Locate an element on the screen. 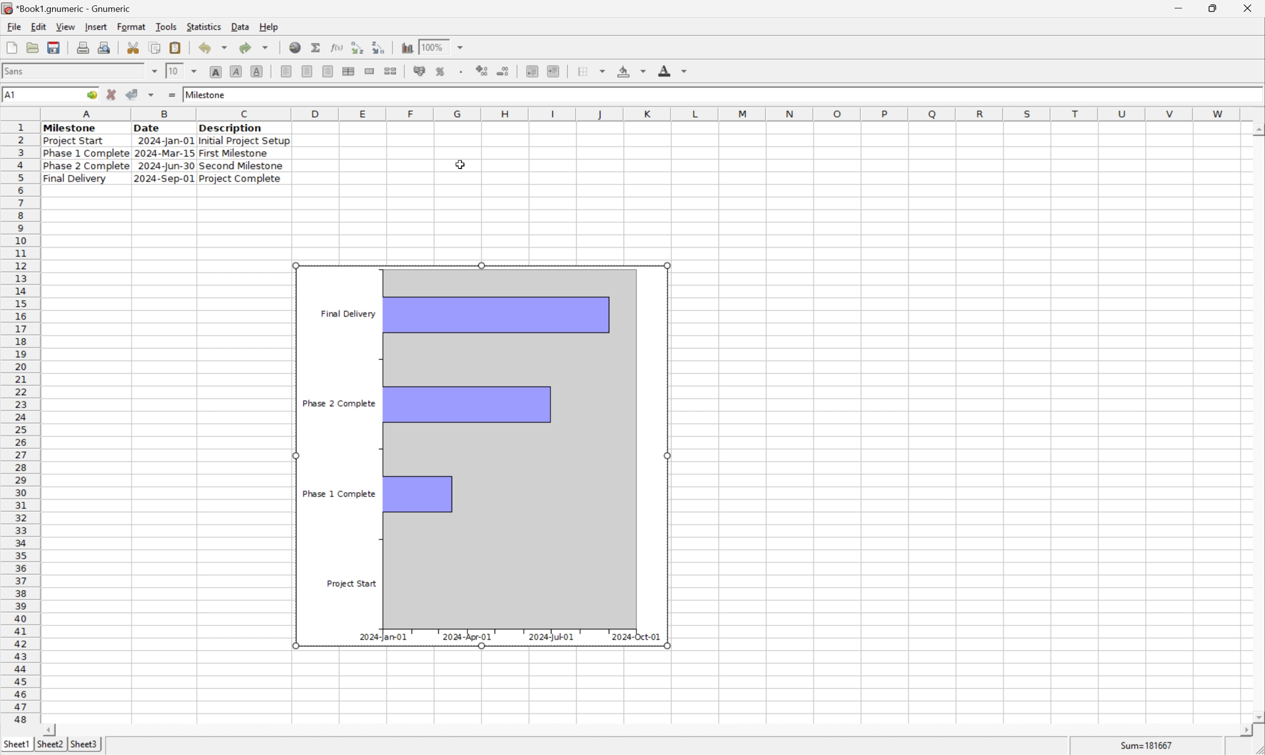 This screenshot has width=1265, height=755. data is located at coordinates (240, 24).